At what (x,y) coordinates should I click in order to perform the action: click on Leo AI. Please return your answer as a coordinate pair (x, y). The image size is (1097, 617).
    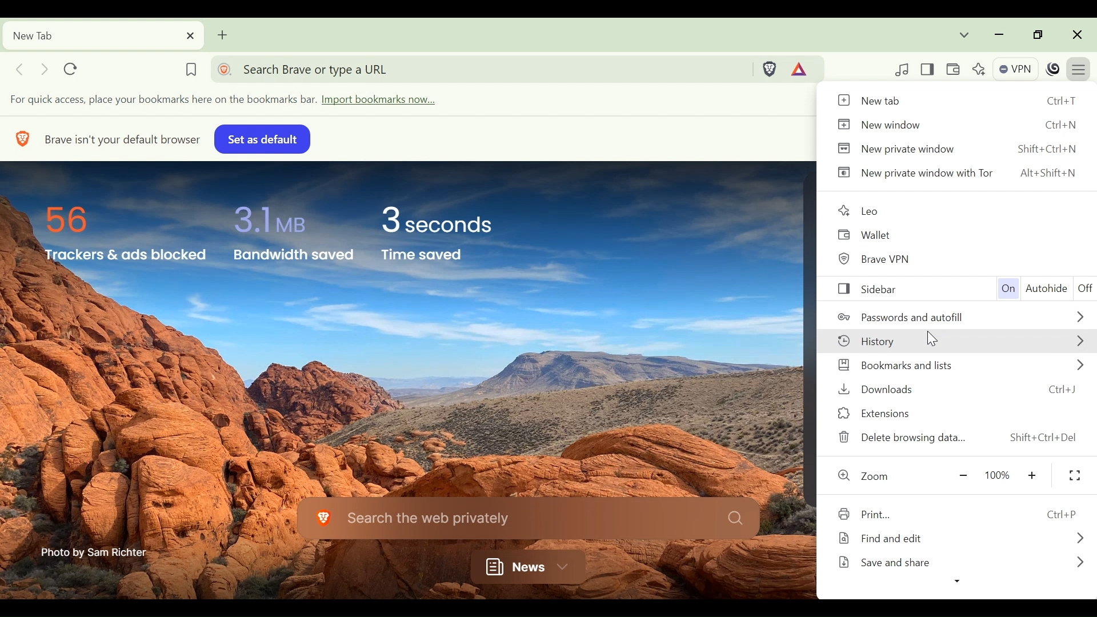
    Looking at the image, I should click on (978, 68).